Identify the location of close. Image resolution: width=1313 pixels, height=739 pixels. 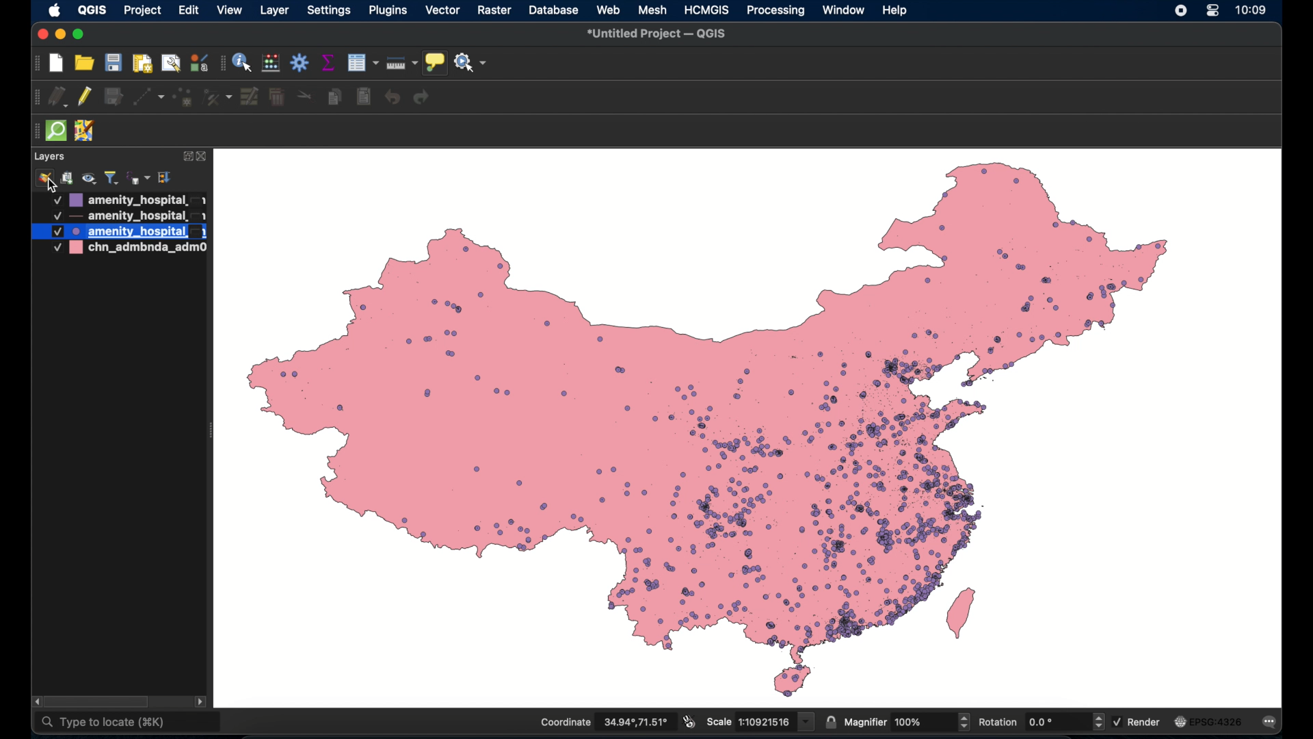
(203, 157).